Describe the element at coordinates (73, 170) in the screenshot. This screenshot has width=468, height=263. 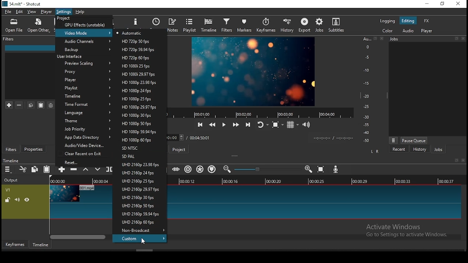
I see `ripple delete` at that location.